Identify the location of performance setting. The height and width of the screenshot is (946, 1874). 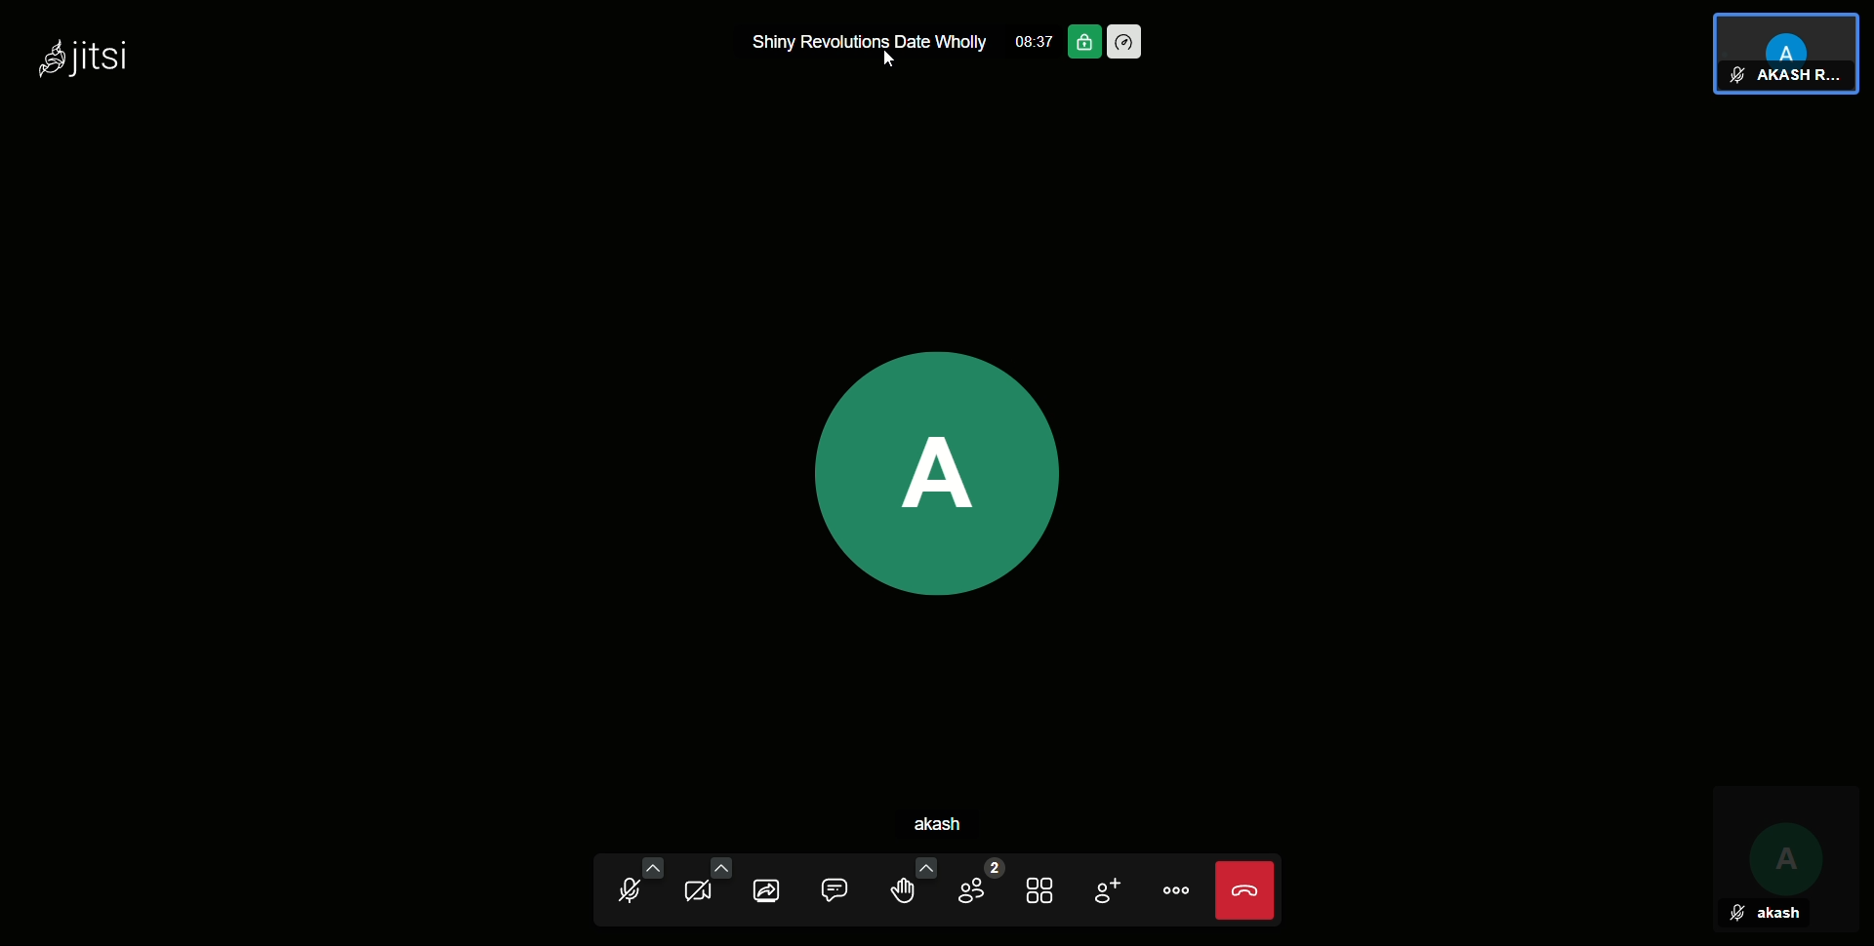
(1132, 41).